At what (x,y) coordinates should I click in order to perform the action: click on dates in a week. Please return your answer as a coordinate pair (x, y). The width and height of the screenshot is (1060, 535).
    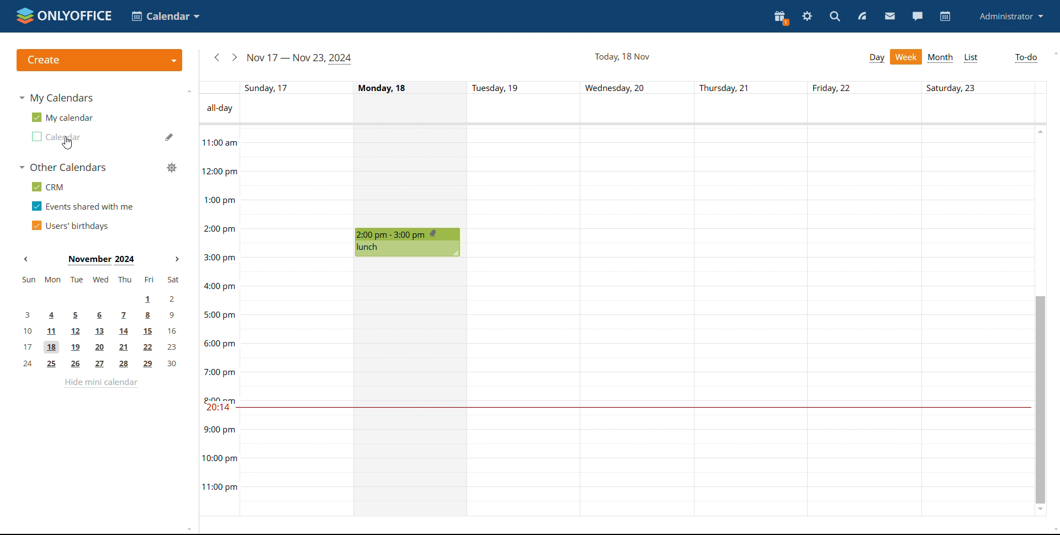
    Looking at the image, I should click on (643, 88).